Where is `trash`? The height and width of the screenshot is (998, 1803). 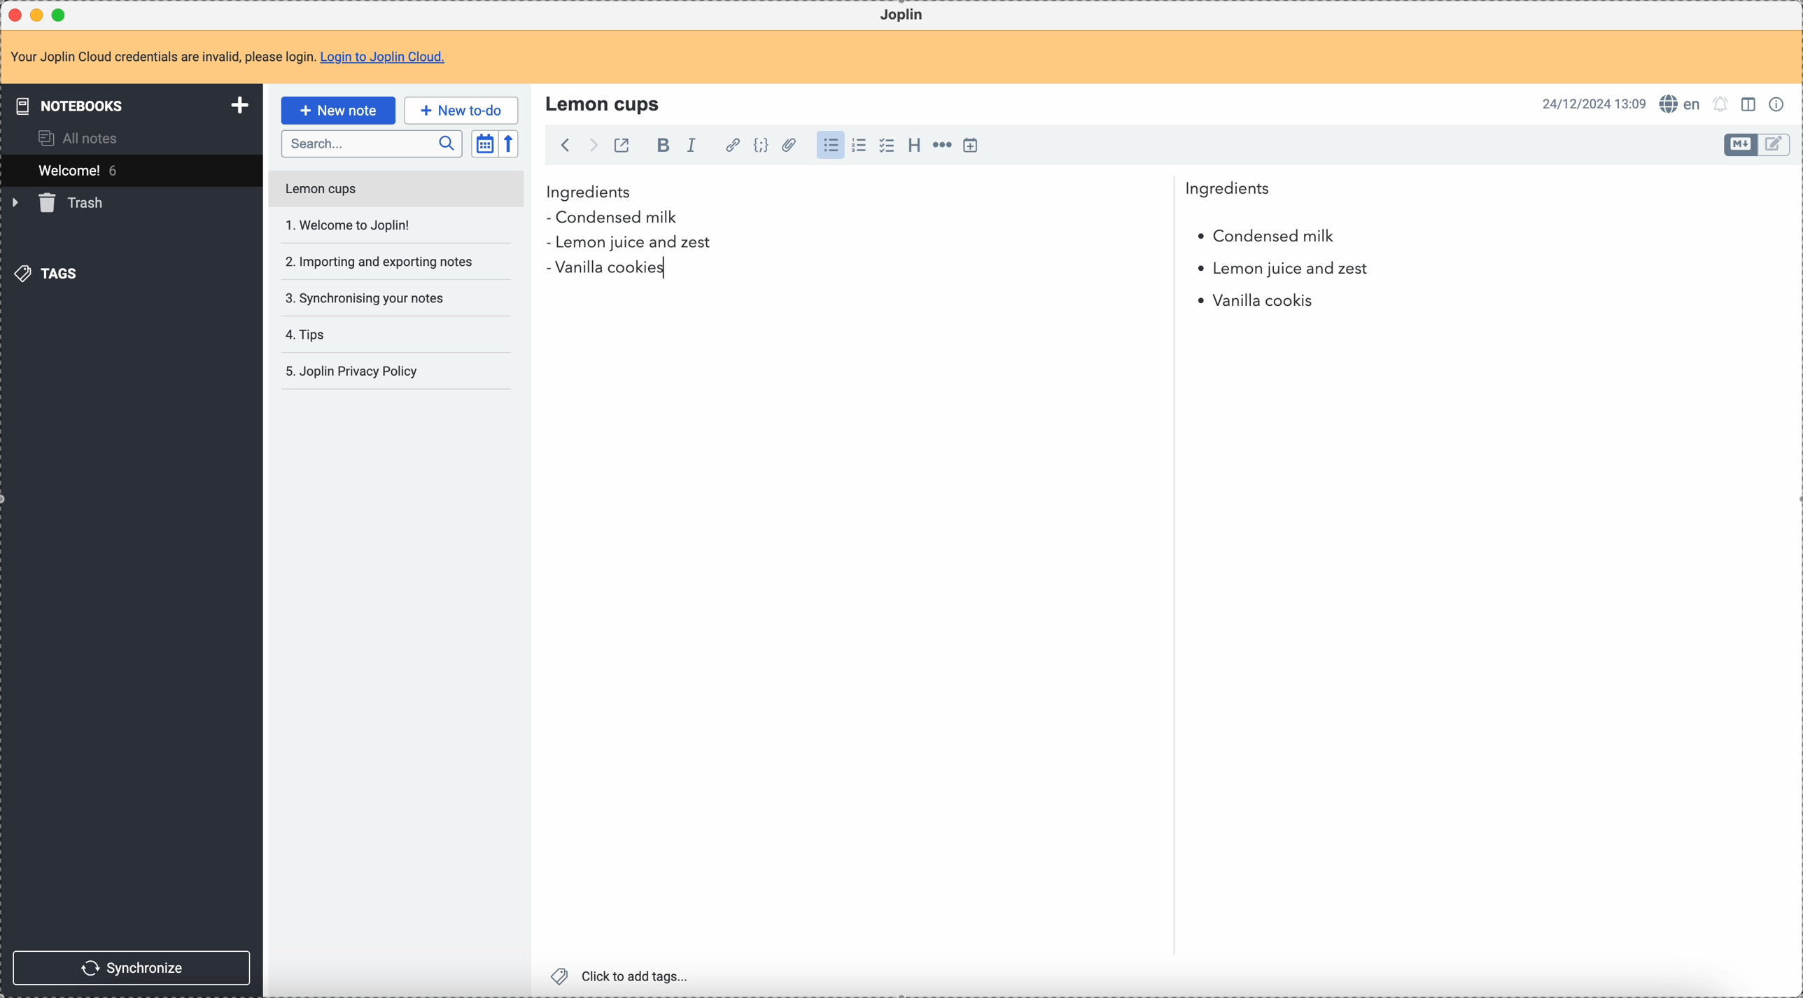
trash is located at coordinates (60, 203).